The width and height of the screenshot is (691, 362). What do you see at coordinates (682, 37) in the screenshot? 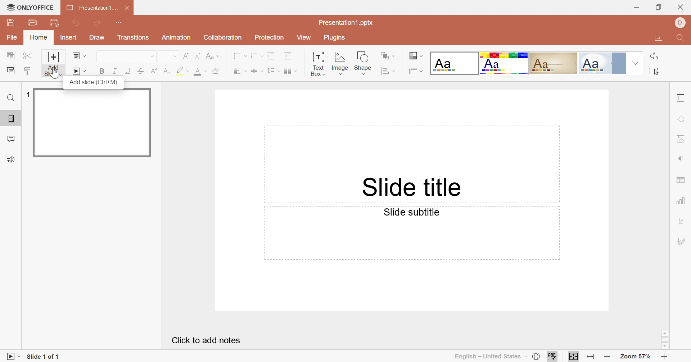
I see `Find` at bounding box center [682, 37].